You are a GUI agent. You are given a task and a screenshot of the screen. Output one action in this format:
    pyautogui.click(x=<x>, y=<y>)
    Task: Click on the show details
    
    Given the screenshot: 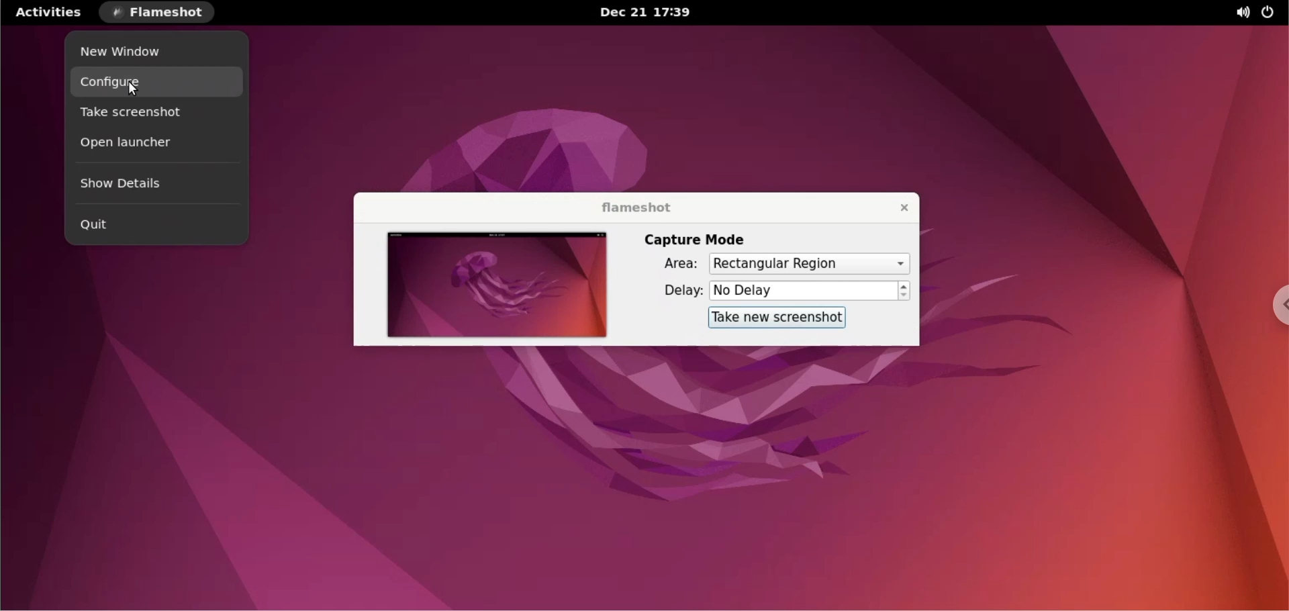 What is the action you would take?
    pyautogui.click(x=155, y=183)
    